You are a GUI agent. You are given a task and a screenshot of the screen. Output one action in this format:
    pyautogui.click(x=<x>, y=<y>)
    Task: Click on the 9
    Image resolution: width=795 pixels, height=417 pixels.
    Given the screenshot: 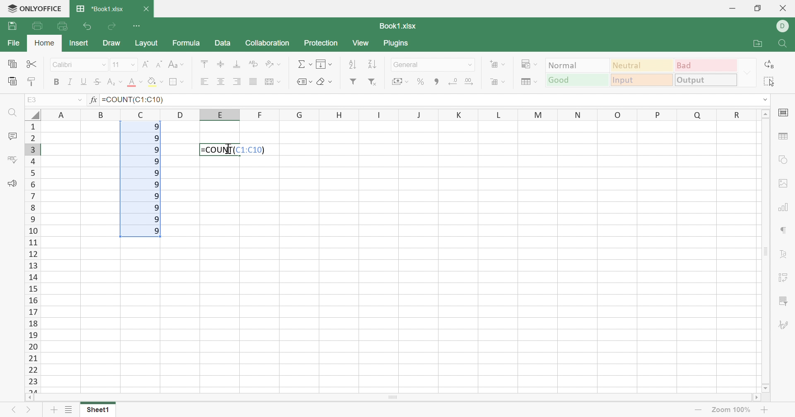 What is the action you would take?
    pyautogui.click(x=156, y=137)
    